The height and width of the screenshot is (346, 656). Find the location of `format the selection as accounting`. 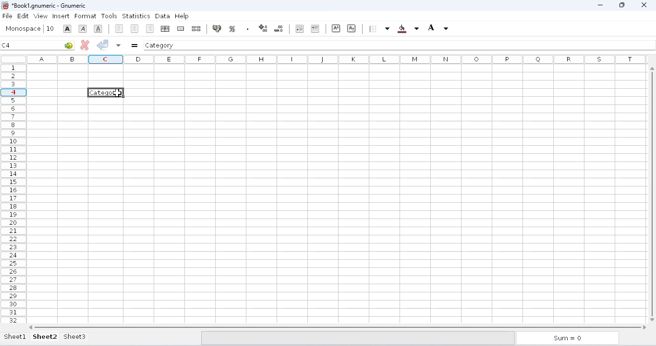

format the selection as accounting is located at coordinates (217, 28).